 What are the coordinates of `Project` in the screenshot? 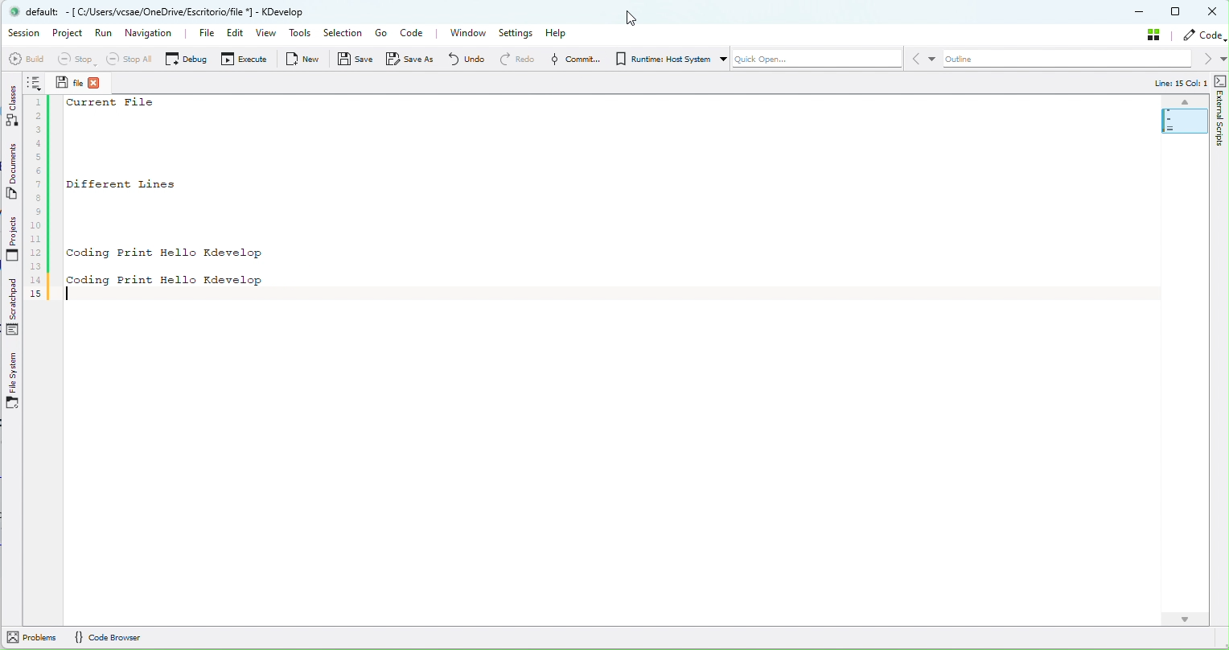 It's located at (70, 35).